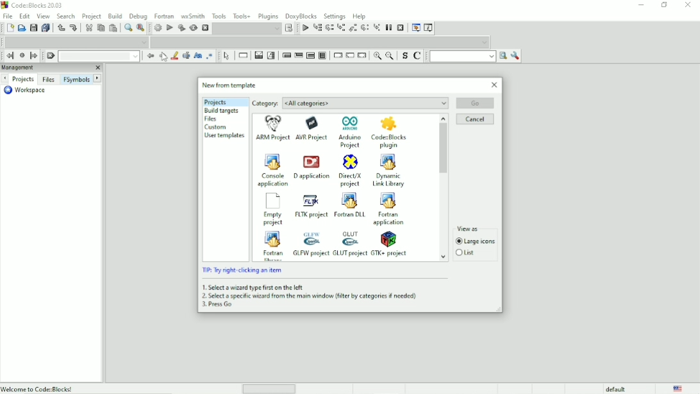 This screenshot has height=394, width=700. Describe the element at coordinates (219, 15) in the screenshot. I see `Tools` at that location.